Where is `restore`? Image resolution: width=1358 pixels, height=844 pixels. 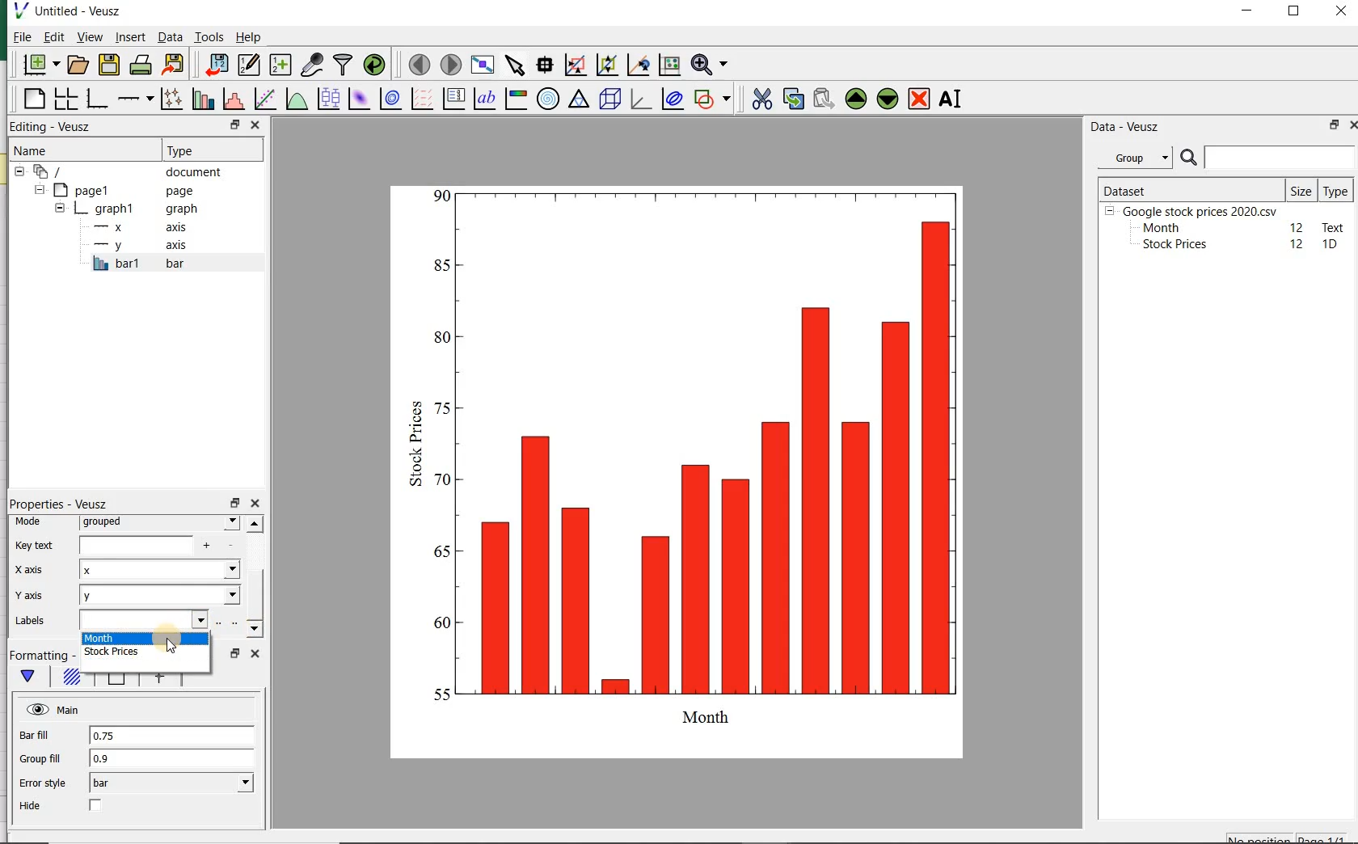
restore is located at coordinates (234, 653).